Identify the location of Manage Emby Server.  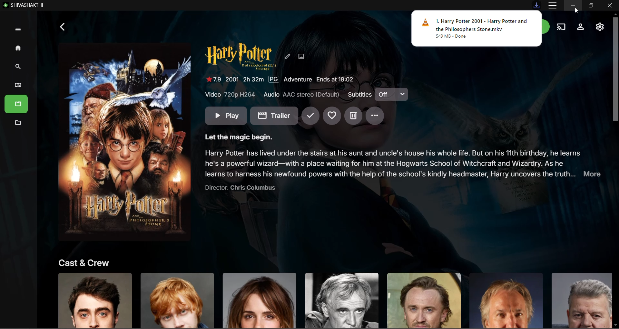
(599, 27).